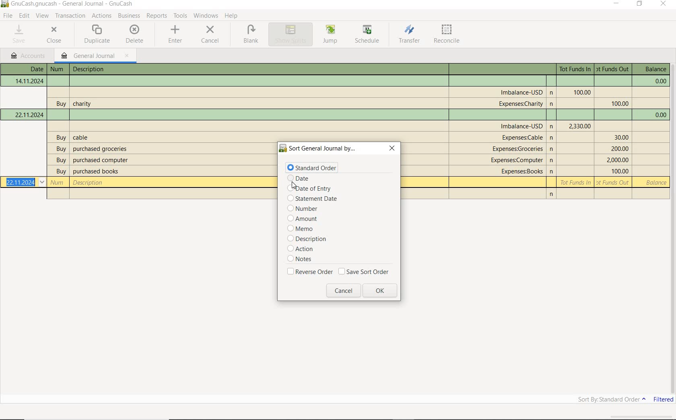 Image resolution: width=676 pixels, height=420 pixels. Describe the element at coordinates (180, 16) in the screenshot. I see `TOOLS` at that location.